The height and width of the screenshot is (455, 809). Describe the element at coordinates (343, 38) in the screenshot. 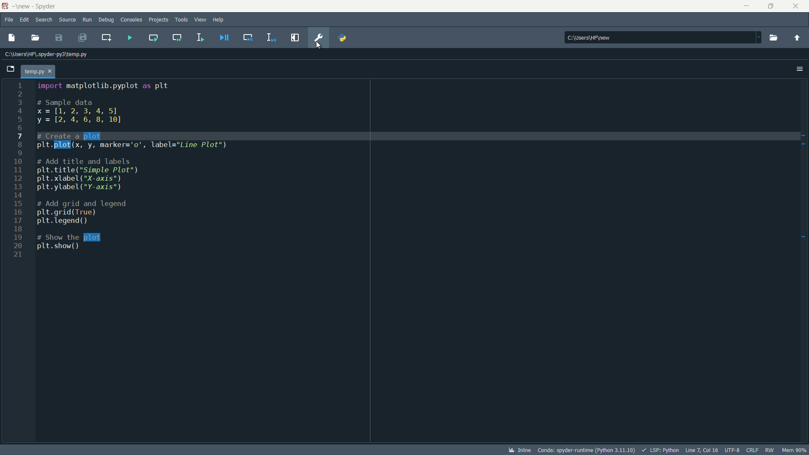

I see `python path manager` at that location.